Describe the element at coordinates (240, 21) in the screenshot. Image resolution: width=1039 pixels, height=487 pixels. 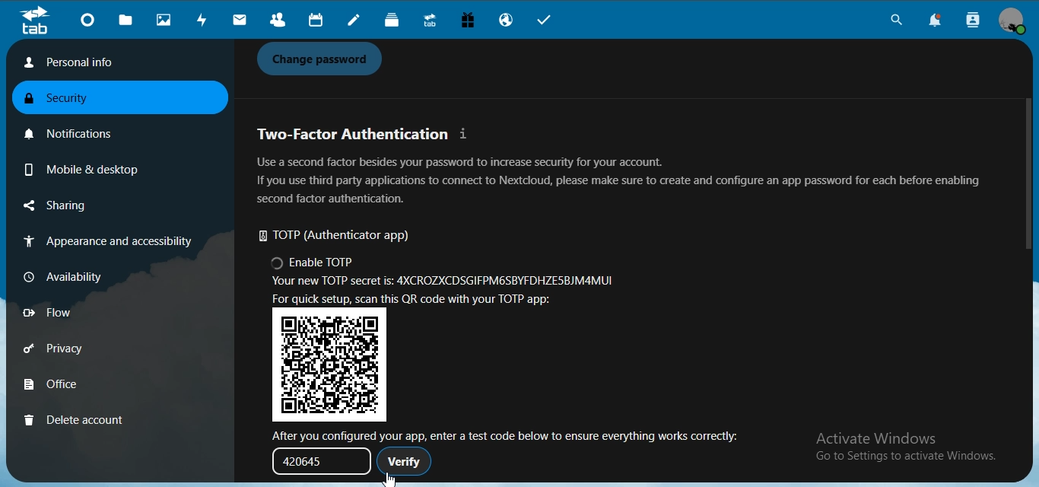
I see `mail` at that location.